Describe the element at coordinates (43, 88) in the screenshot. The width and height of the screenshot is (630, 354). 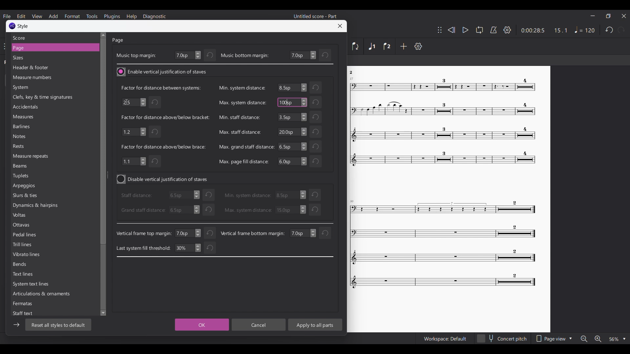
I see `System` at that location.